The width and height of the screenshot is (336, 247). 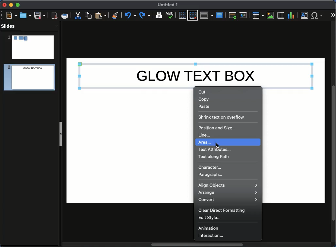 What do you see at coordinates (211, 228) in the screenshot?
I see `Animation` at bounding box center [211, 228].